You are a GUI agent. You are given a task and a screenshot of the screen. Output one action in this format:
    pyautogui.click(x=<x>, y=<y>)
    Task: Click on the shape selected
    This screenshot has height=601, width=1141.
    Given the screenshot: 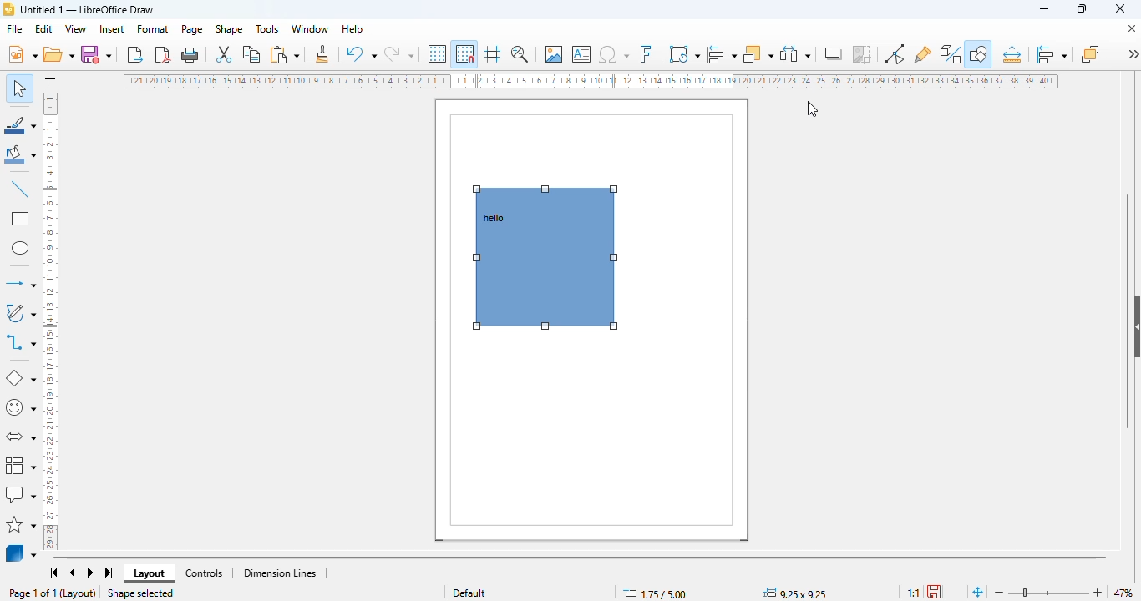 What is the action you would take?
    pyautogui.click(x=139, y=593)
    